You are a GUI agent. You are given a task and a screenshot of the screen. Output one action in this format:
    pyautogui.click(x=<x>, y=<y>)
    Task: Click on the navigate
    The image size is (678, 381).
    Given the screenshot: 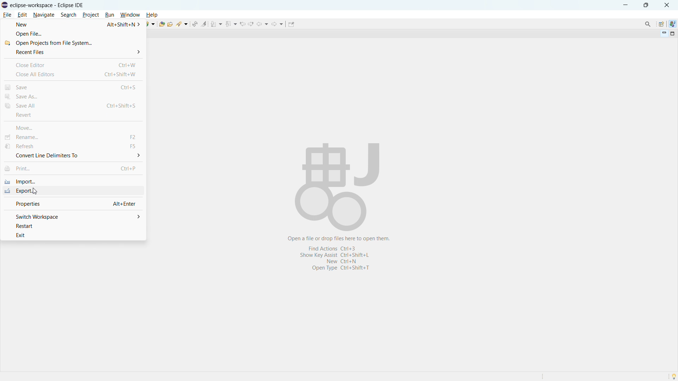 What is the action you would take?
    pyautogui.click(x=43, y=15)
    